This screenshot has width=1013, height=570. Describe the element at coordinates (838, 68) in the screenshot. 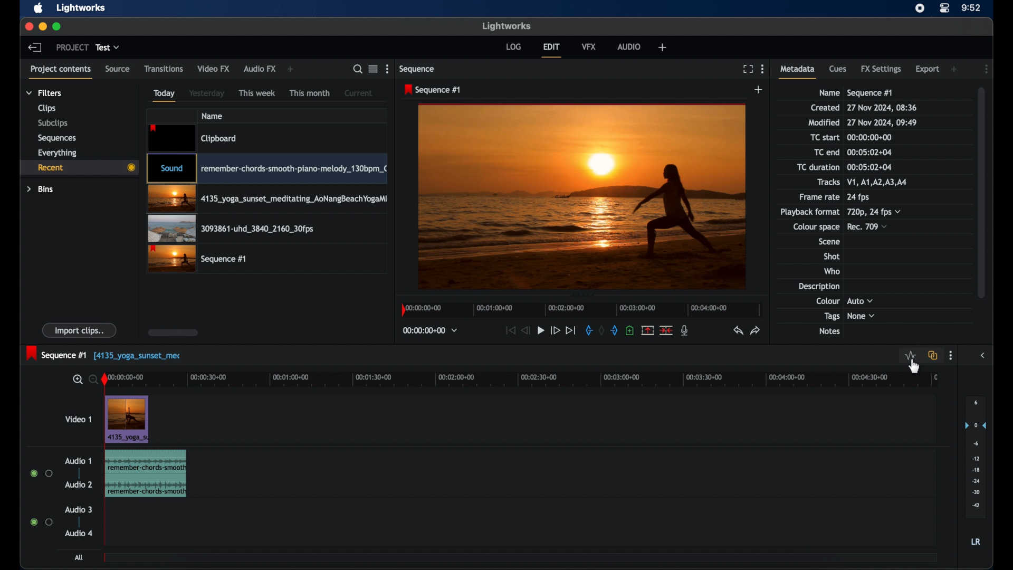

I see `cues` at that location.